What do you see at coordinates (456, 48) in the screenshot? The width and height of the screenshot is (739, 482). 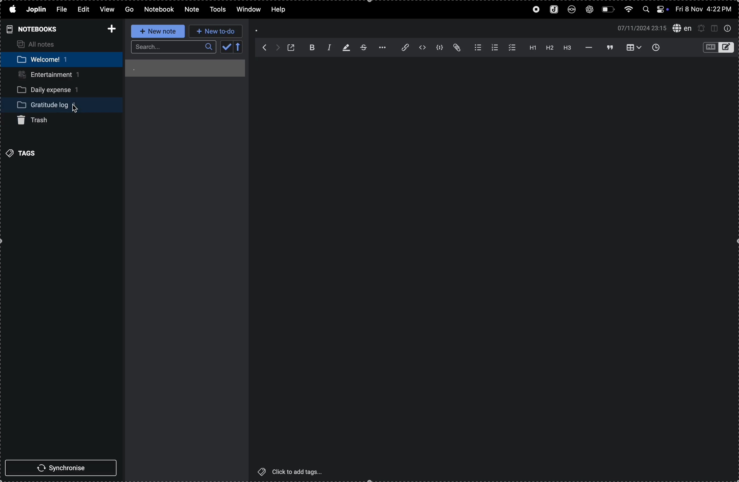 I see `attach file` at bounding box center [456, 48].